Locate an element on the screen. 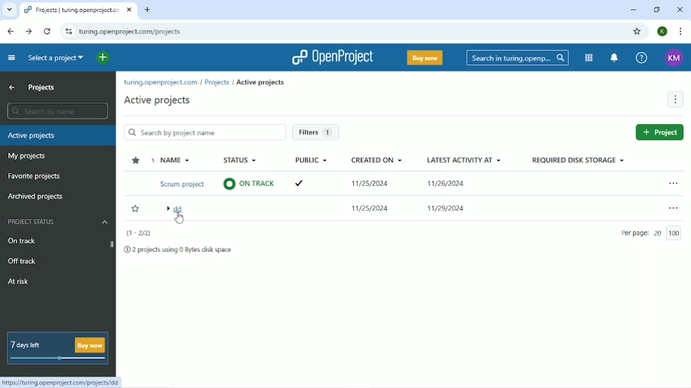 This screenshot has width=691, height=388. Collapse project menu is located at coordinates (11, 59).